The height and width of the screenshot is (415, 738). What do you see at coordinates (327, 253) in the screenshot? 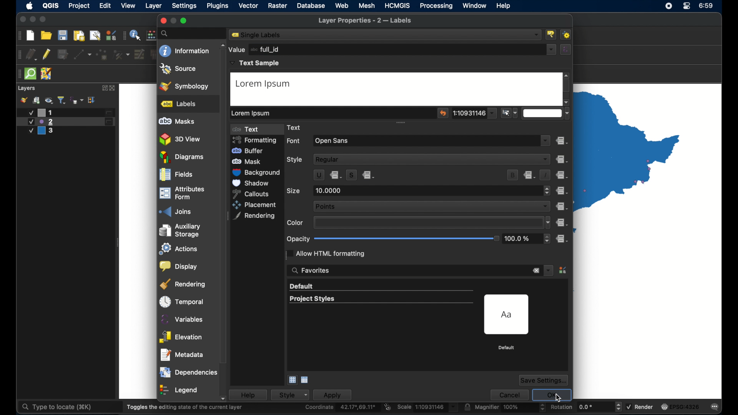
I see `allow html formatting` at bounding box center [327, 253].